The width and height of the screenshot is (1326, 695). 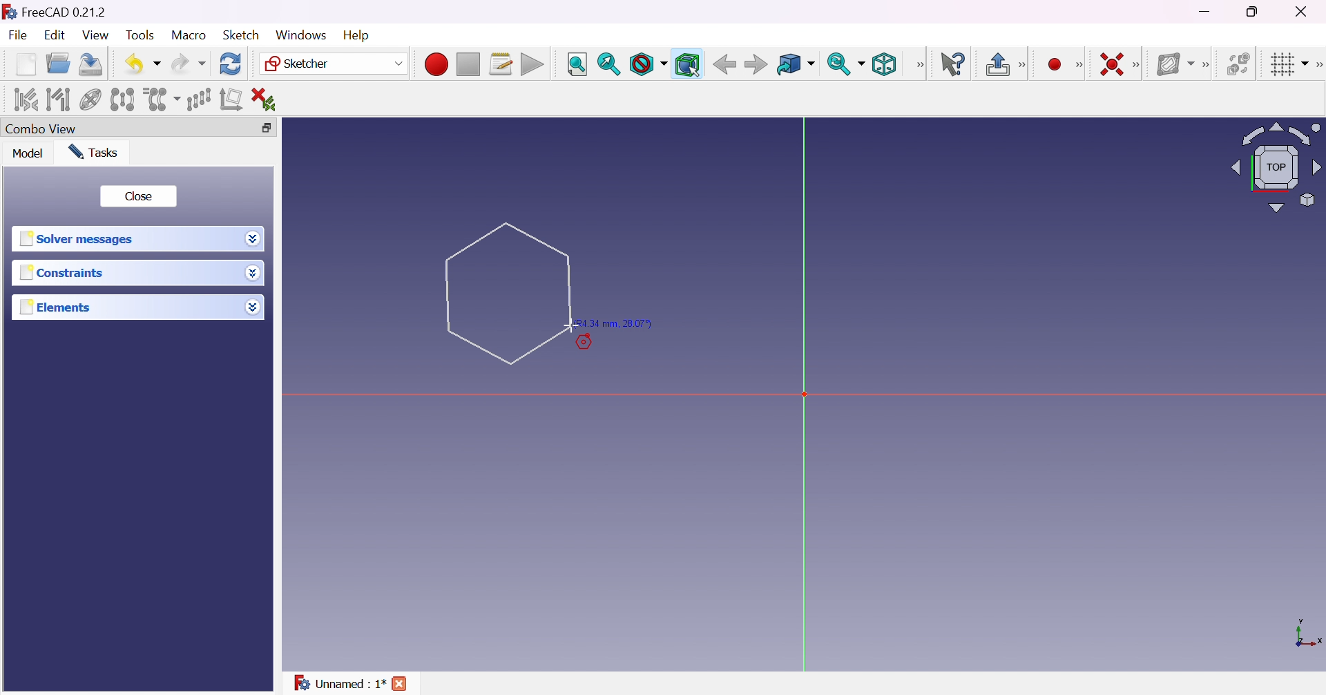 I want to click on What's this?, so click(x=952, y=64).